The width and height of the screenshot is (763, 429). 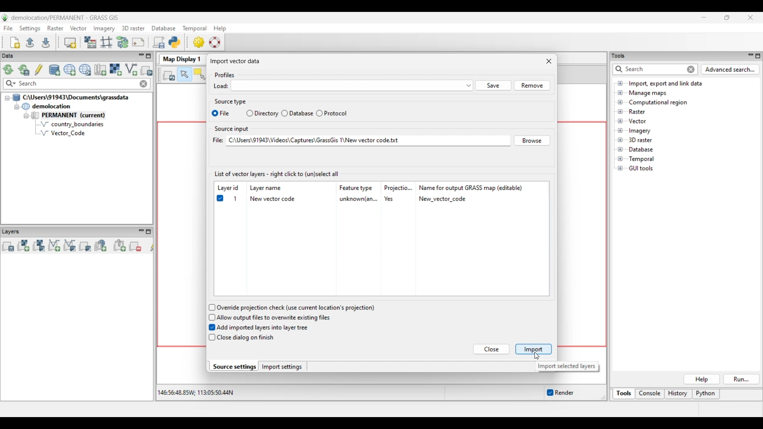 I want to click on Start new map display, so click(x=70, y=43).